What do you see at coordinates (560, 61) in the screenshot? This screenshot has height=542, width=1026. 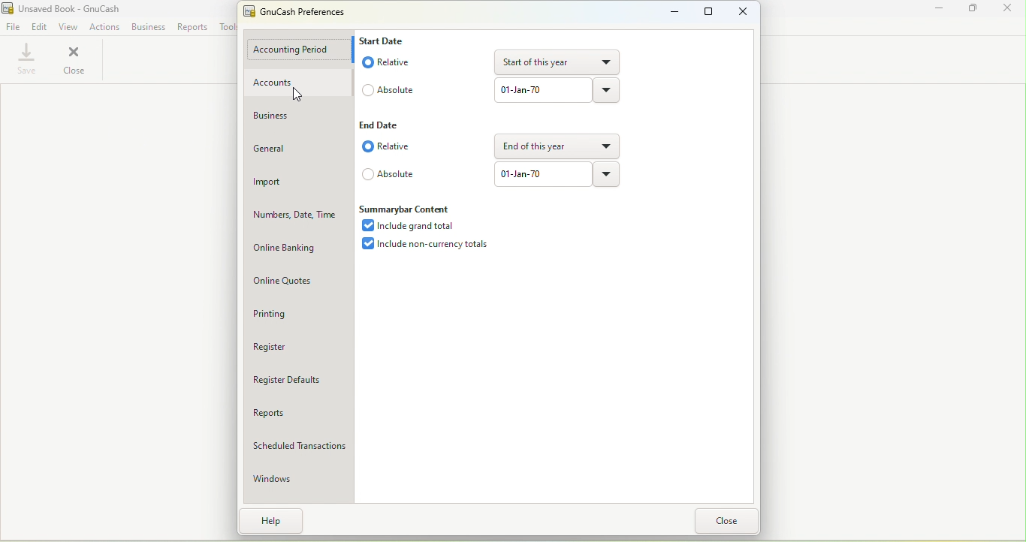 I see `start of this year` at bounding box center [560, 61].